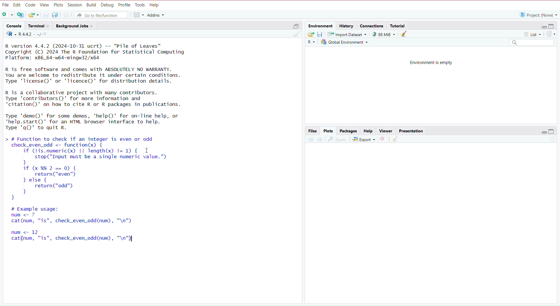  I want to click on backward, so click(310, 141).